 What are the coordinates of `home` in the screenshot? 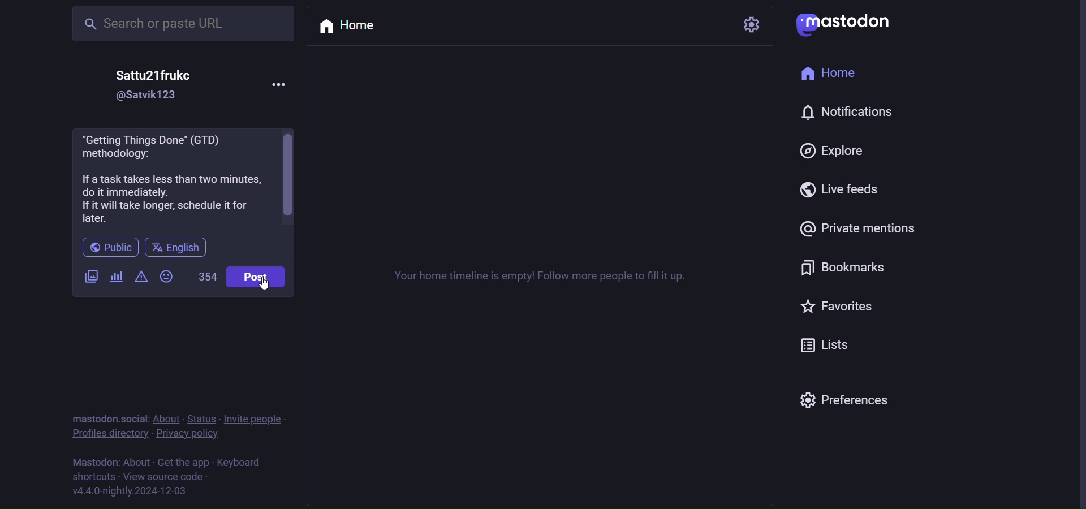 It's located at (838, 72).